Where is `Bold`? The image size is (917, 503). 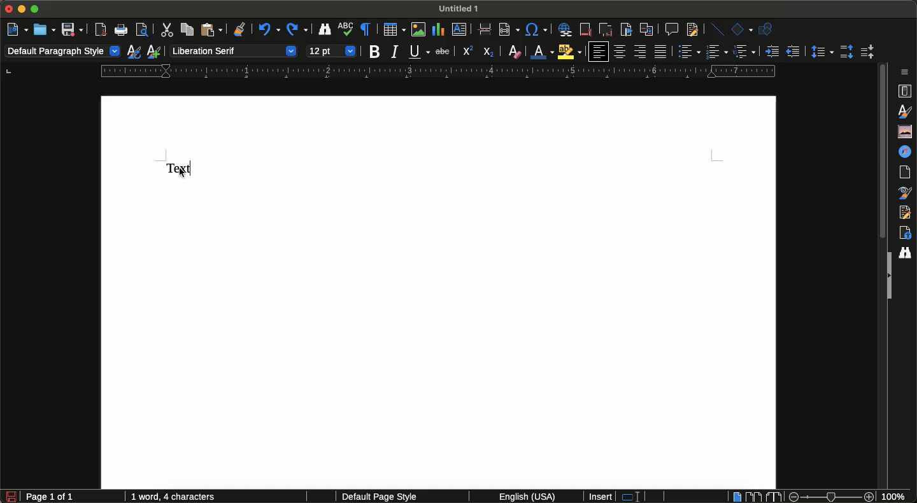 Bold is located at coordinates (375, 52).